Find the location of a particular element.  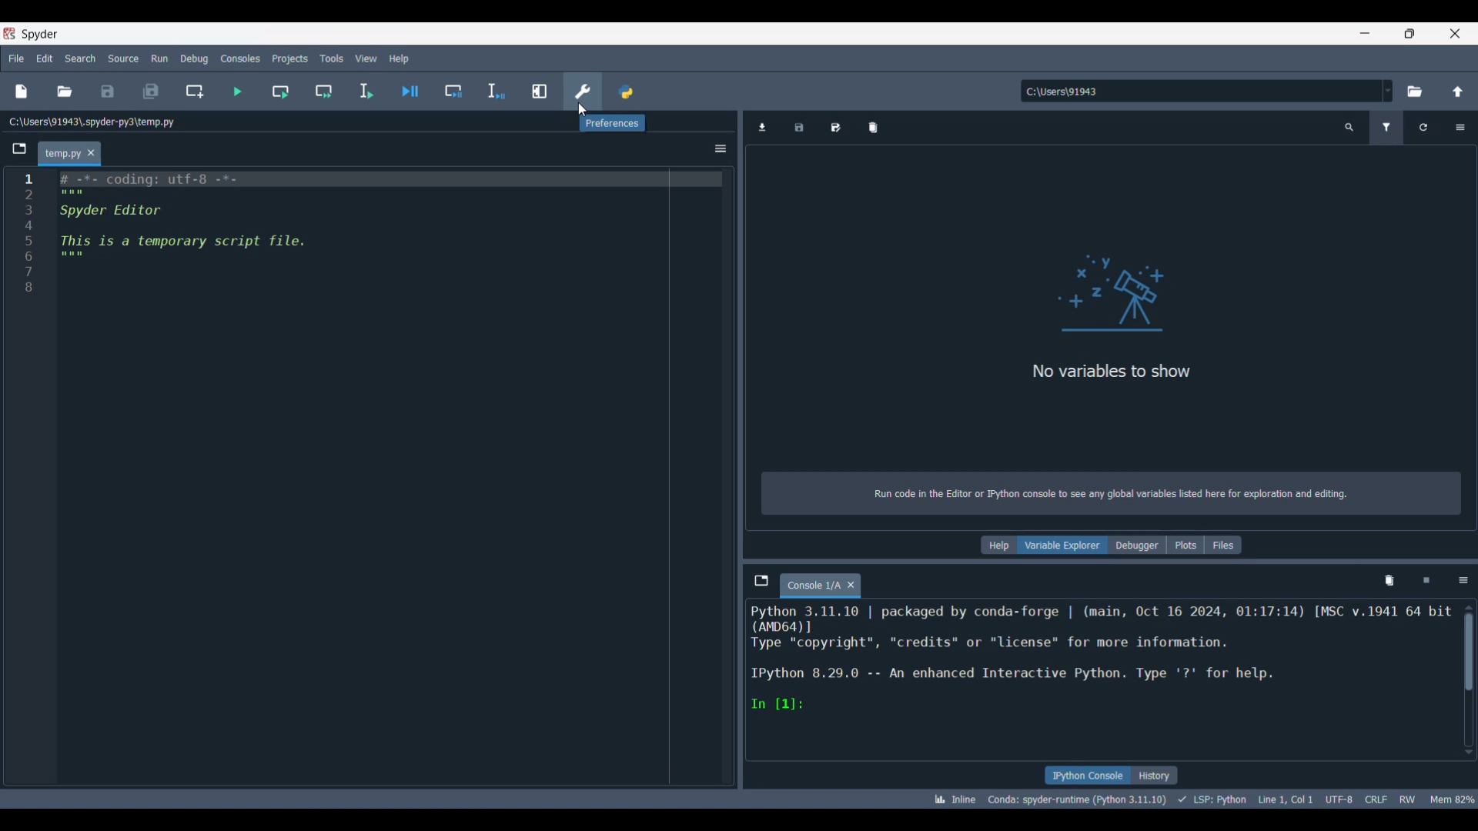

Files is located at coordinates (1223, 545).